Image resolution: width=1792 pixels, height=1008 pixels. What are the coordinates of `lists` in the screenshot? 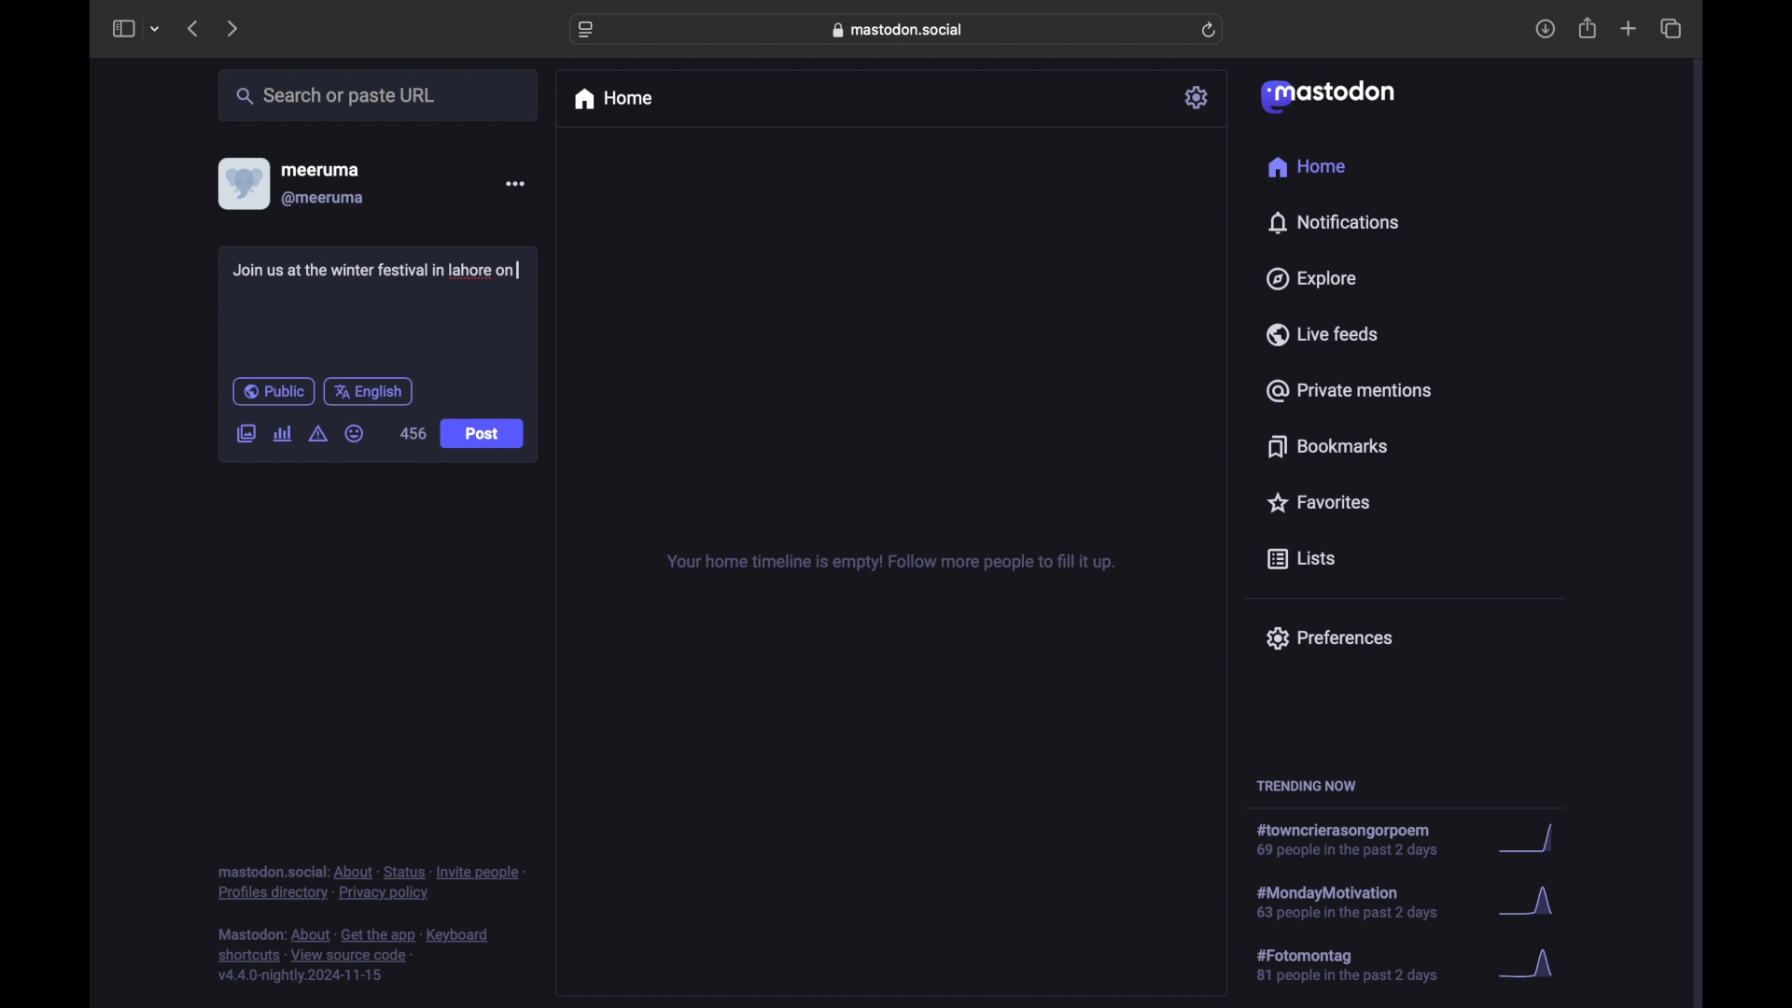 It's located at (1301, 560).